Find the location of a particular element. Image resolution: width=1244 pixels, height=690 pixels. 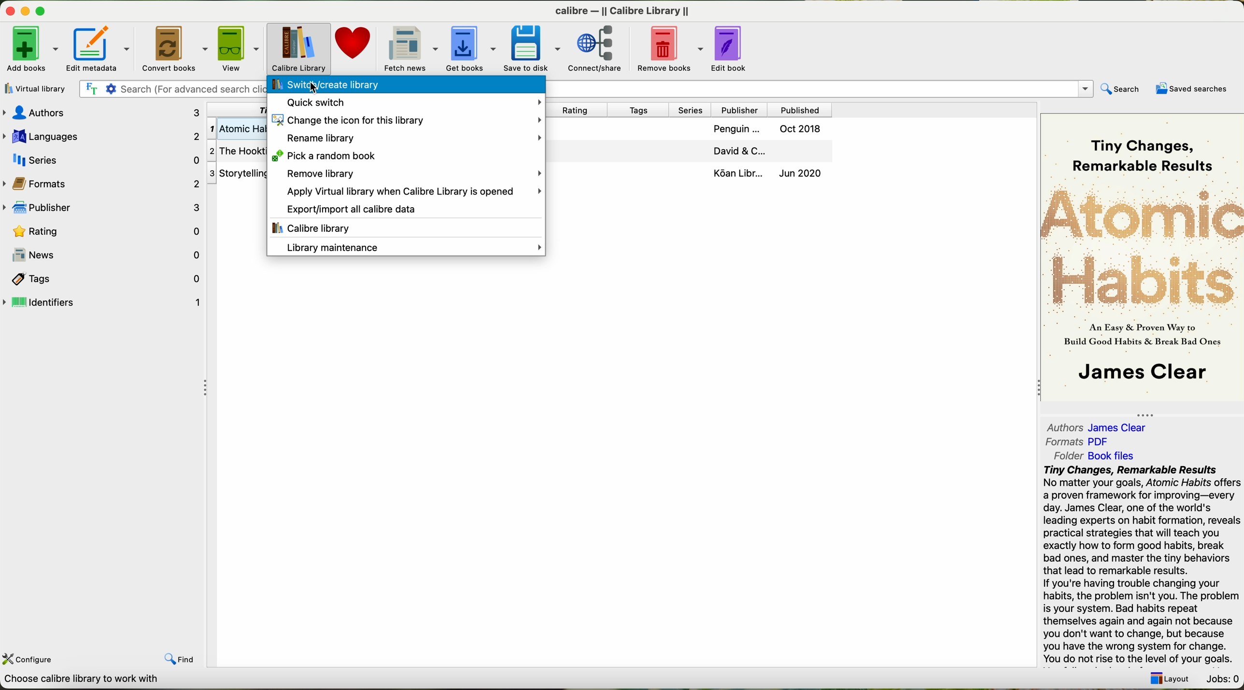

Tiny Changes,
Remarkable Results is located at coordinates (1138, 147).